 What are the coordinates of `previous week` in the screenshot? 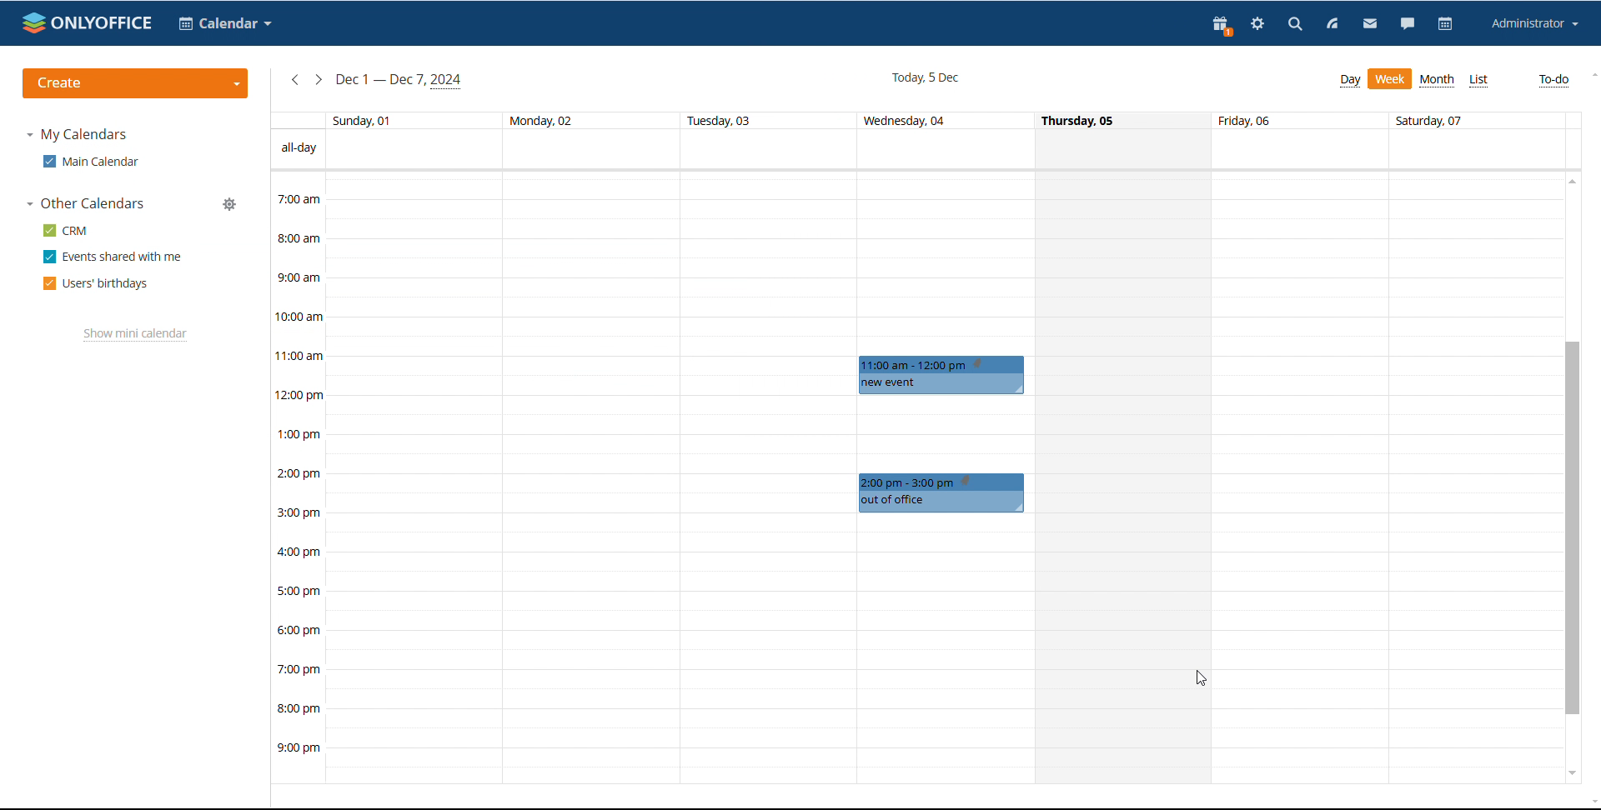 It's located at (294, 82).